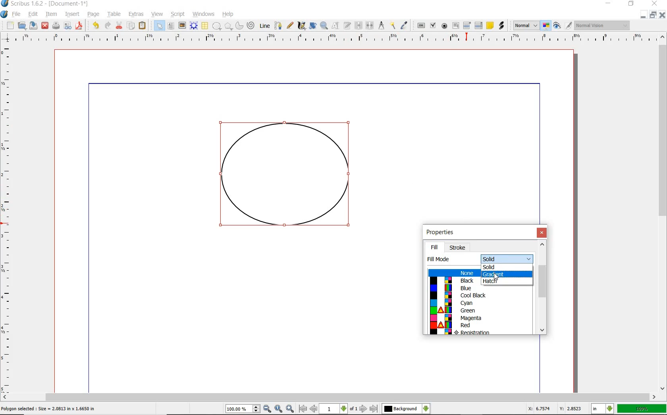 The width and height of the screenshot is (667, 415). Describe the element at coordinates (250, 26) in the screenshot. I see `SPIRAL` at that location.